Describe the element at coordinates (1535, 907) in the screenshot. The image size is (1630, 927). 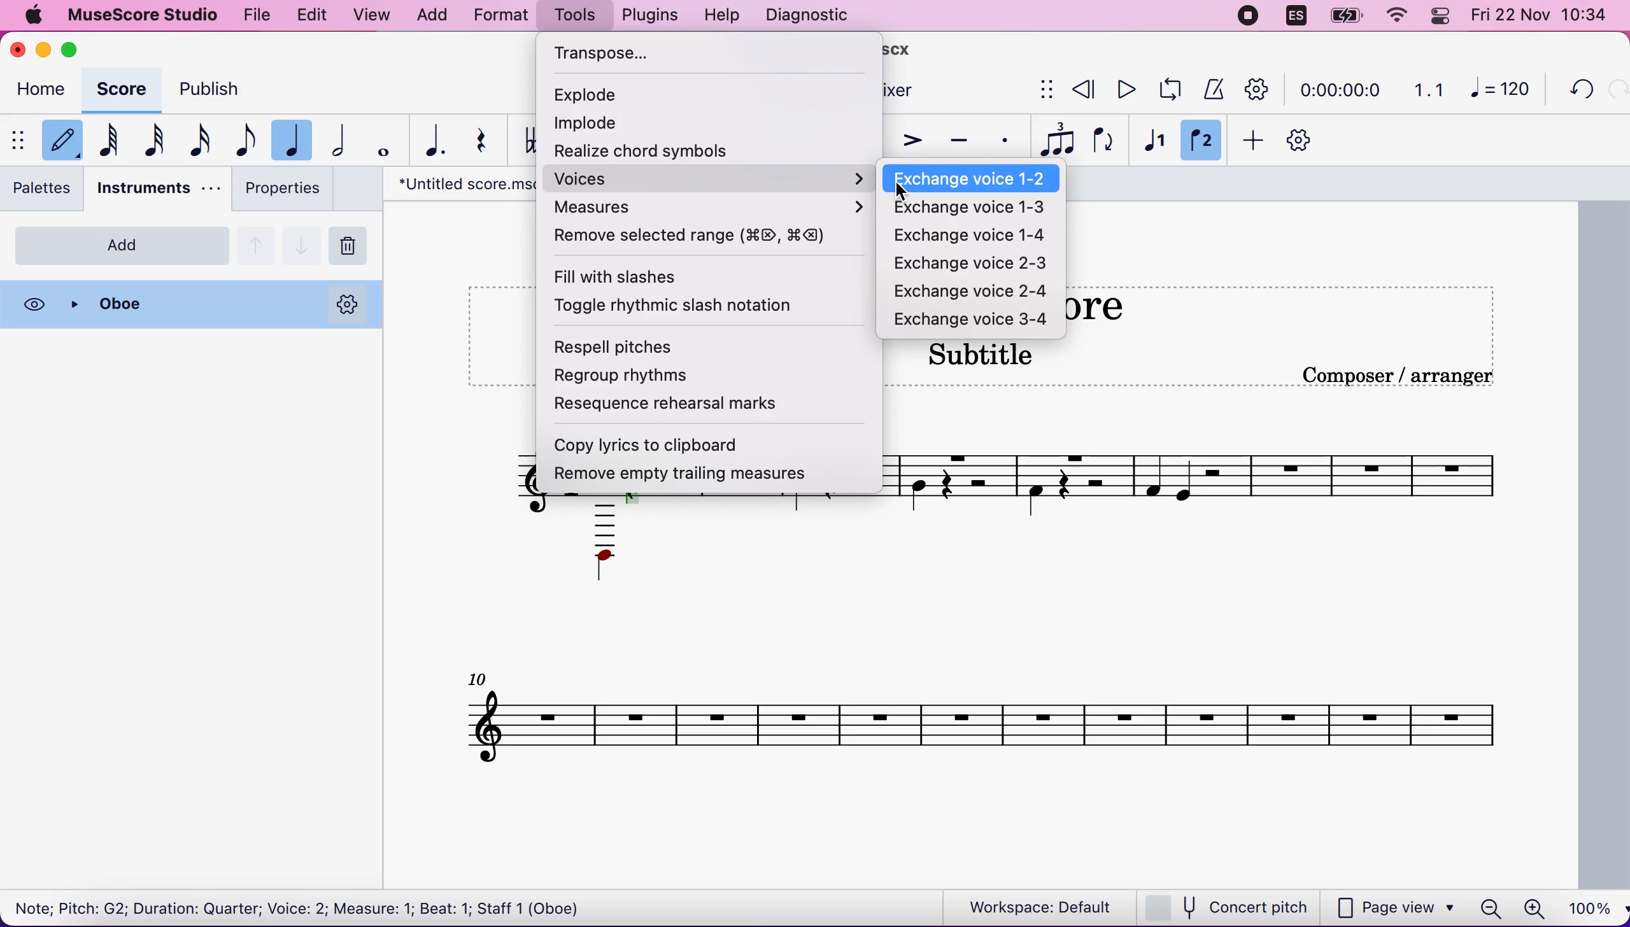
I see `zoom in` at that location.